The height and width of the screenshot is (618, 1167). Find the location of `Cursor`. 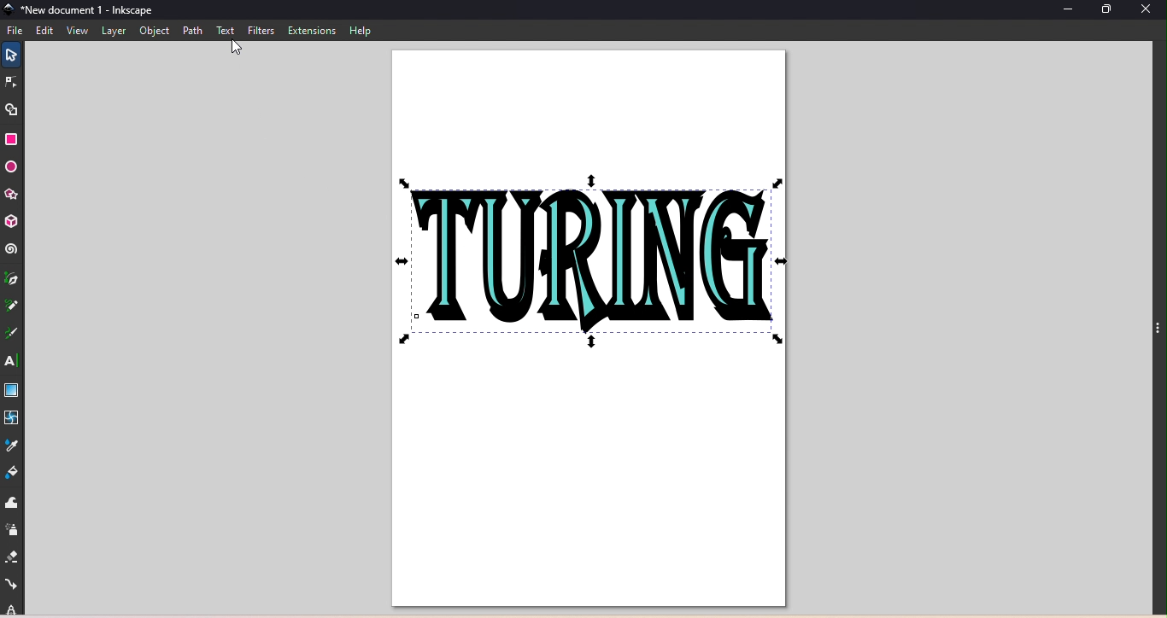

Cursor is located at coordinates (238, 50).